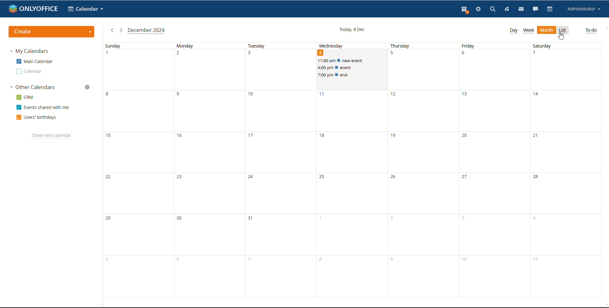 This screenshot has height=308, width=609. What do you see at coordinates (605, 29) in the screenshot?
I see `scroll up` at bounding box center [605, 29].